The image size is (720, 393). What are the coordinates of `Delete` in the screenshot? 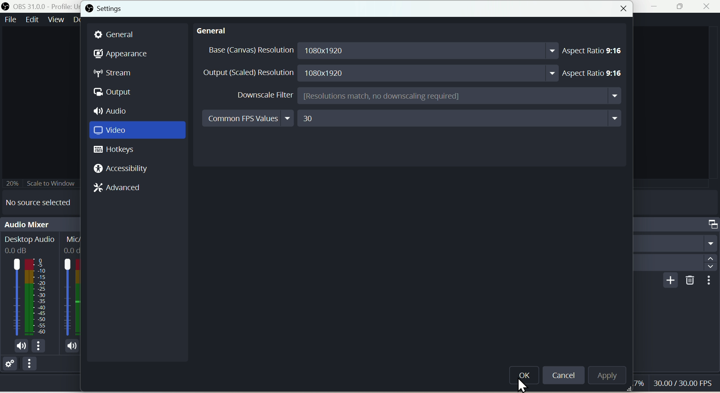 It's located at (688, 281).